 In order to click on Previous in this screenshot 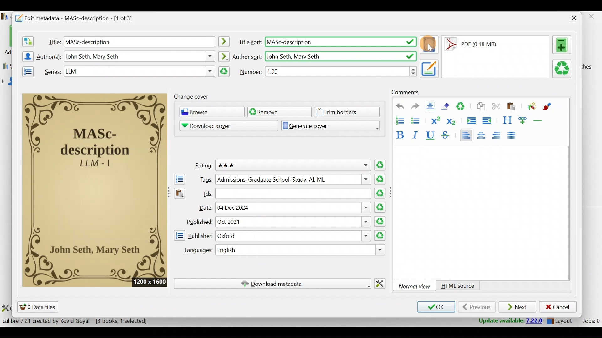, I will do `click(477, 307)`.